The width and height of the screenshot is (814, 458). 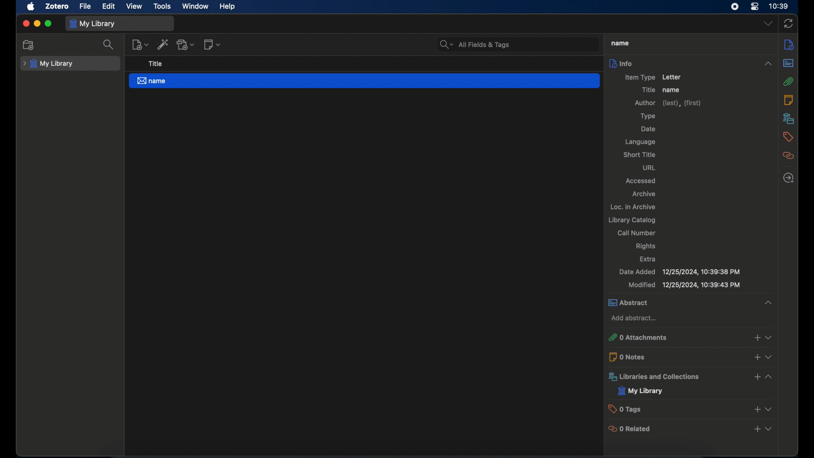 I want to click on view, so click(x=135, y=6).